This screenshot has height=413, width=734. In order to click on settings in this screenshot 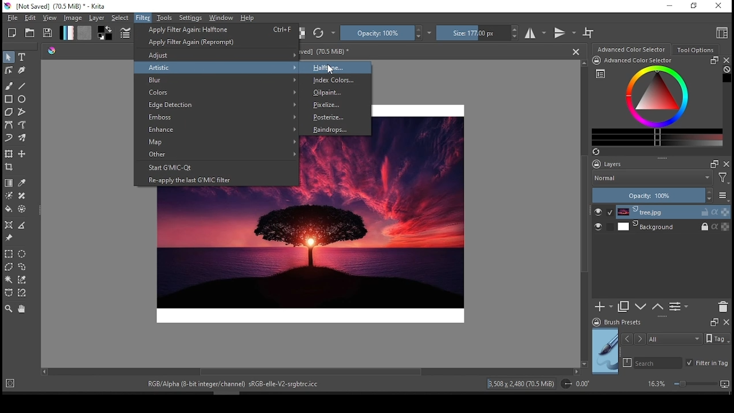, I will do `click(190, 18)`.